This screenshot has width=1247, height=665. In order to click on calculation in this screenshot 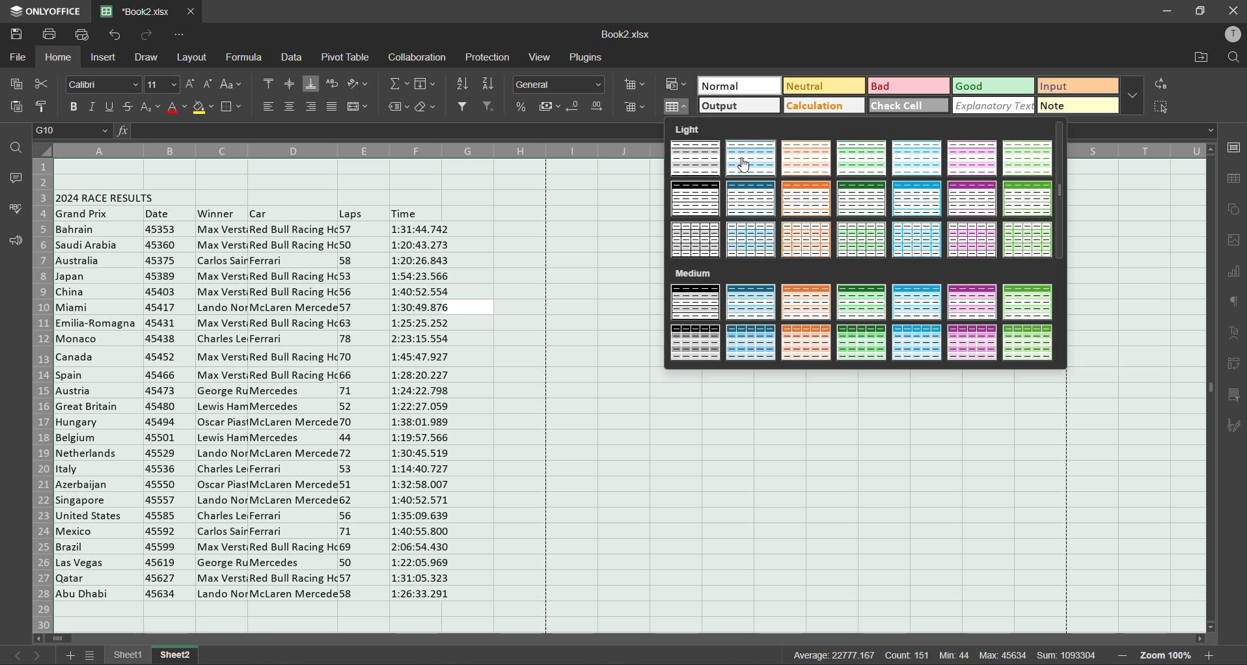, I will do `click(823, 106)`.